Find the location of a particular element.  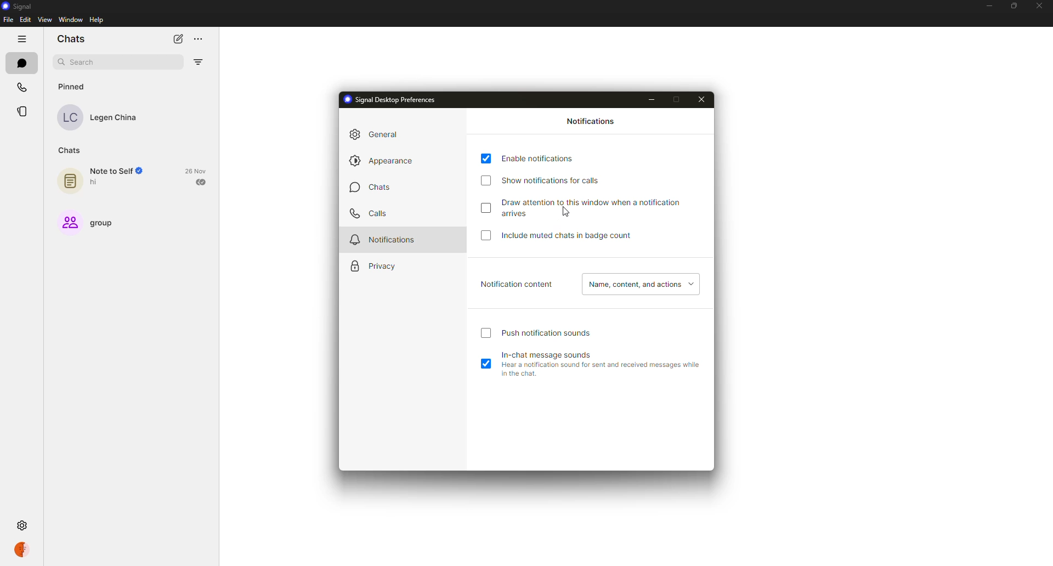

privacy is located at coordinates (375, 265).